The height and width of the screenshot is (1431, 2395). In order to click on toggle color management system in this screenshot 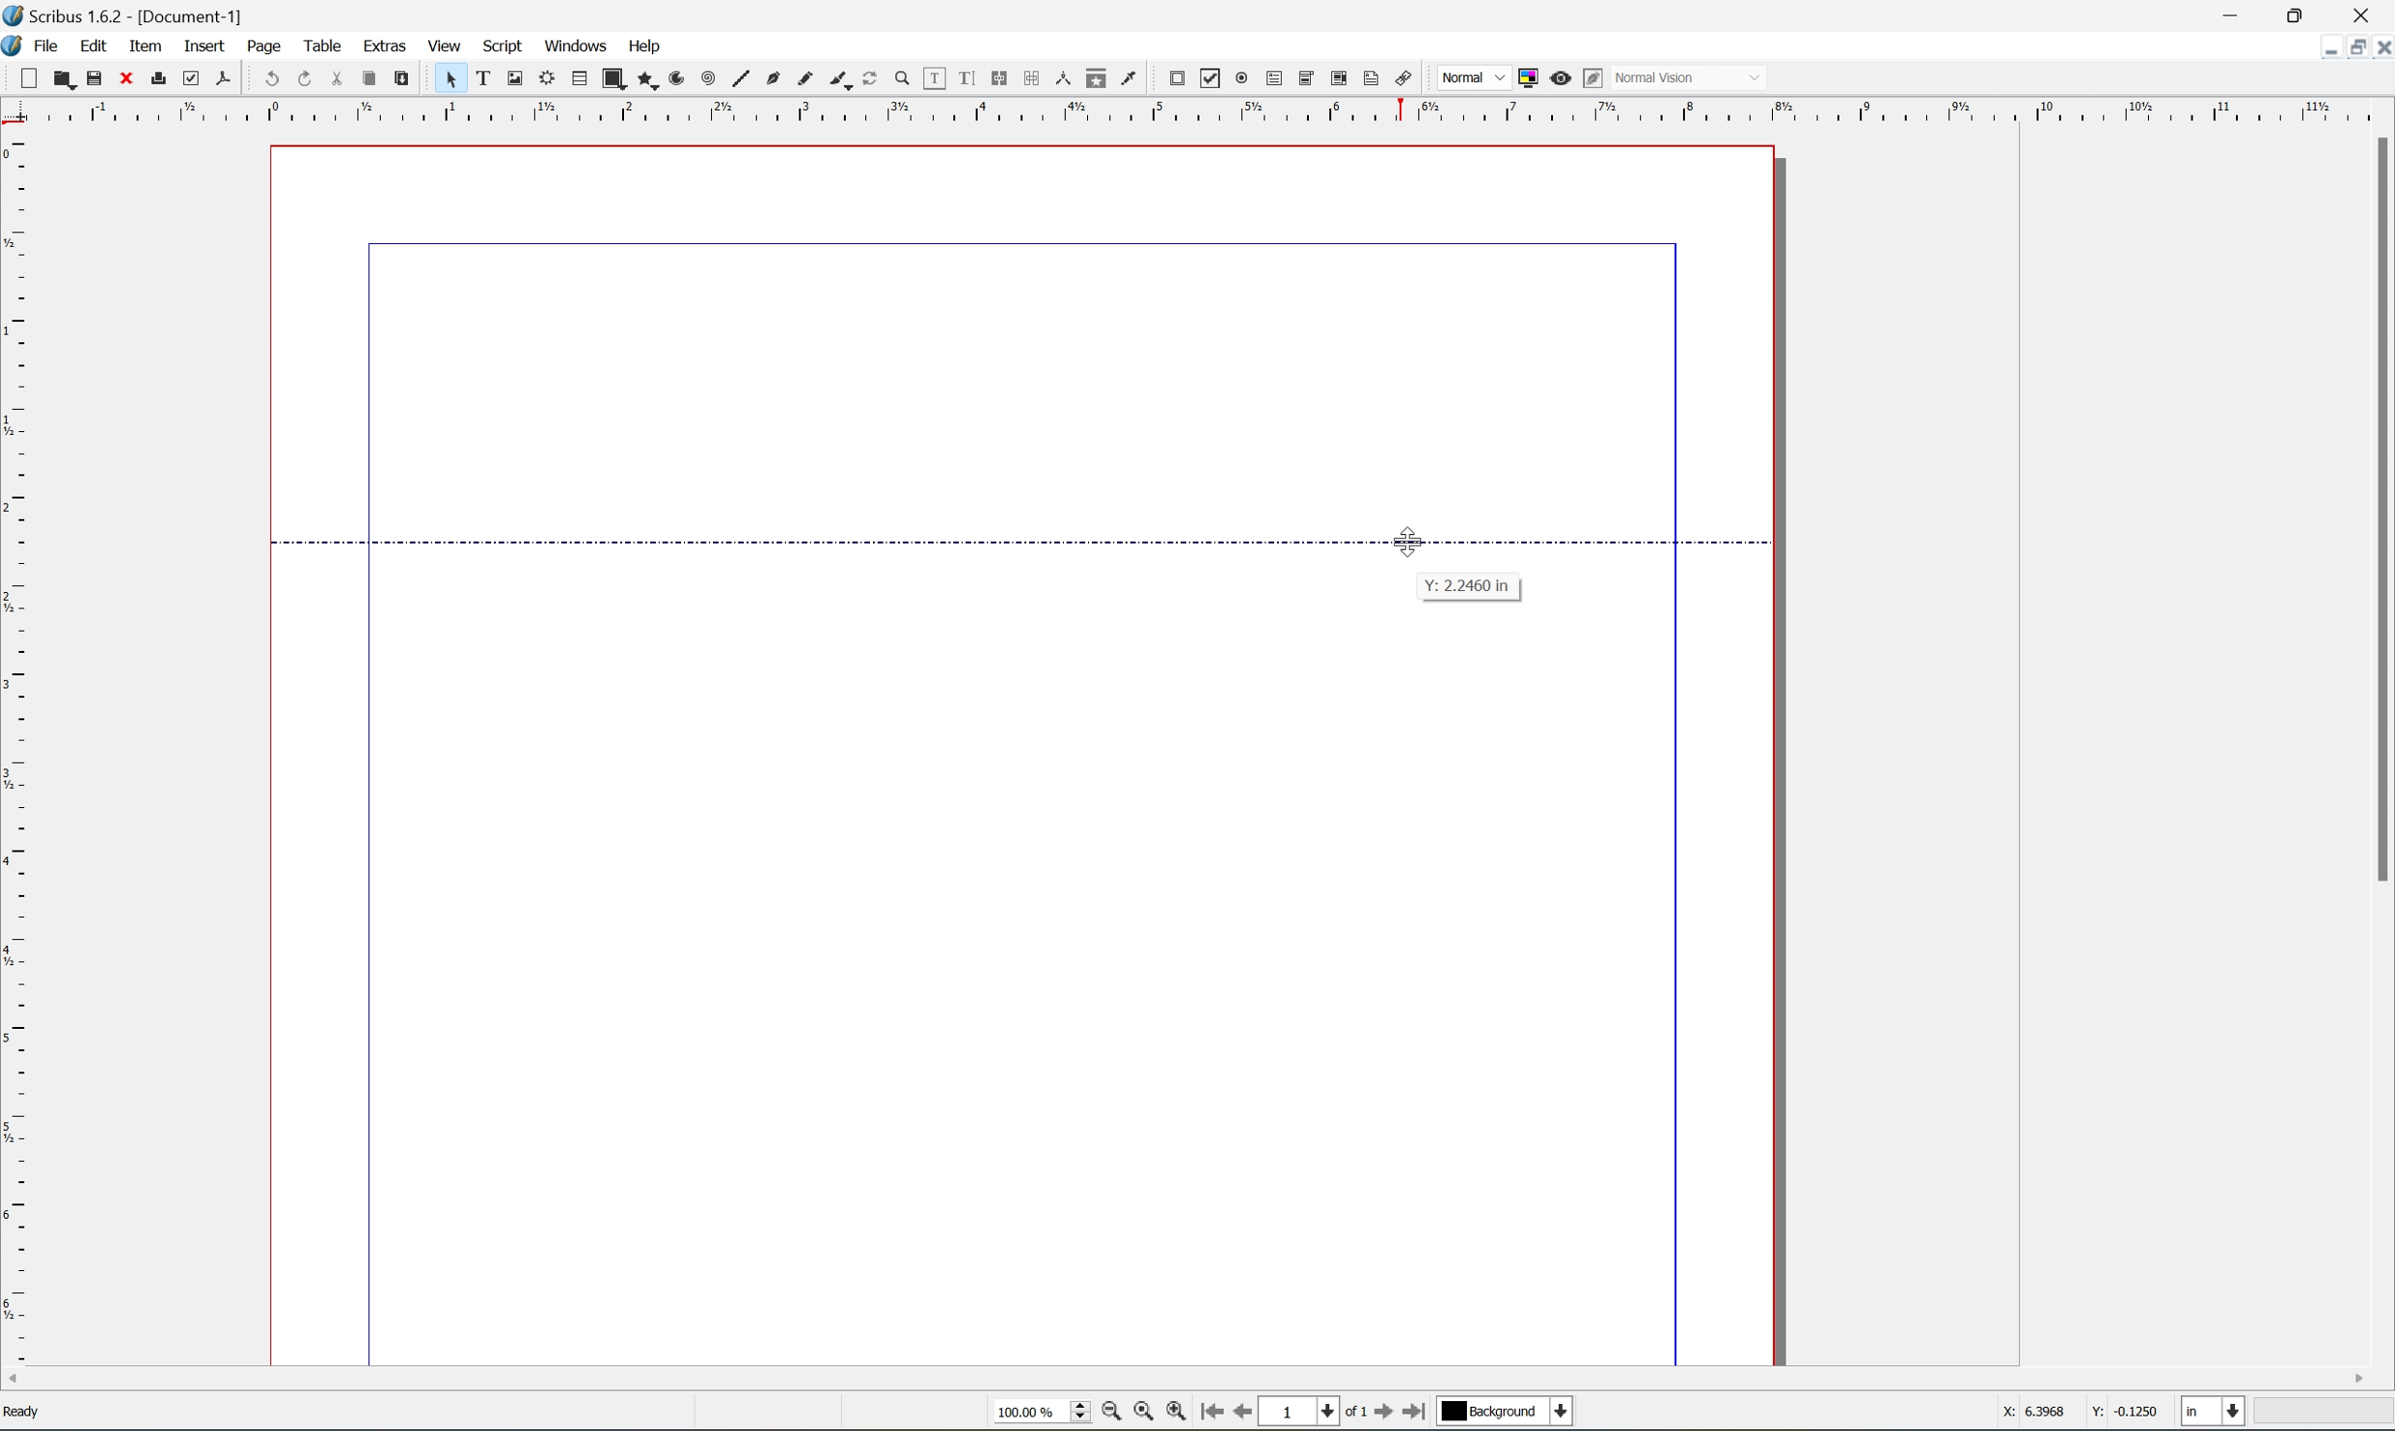, I will do `click(1528, 77)`.